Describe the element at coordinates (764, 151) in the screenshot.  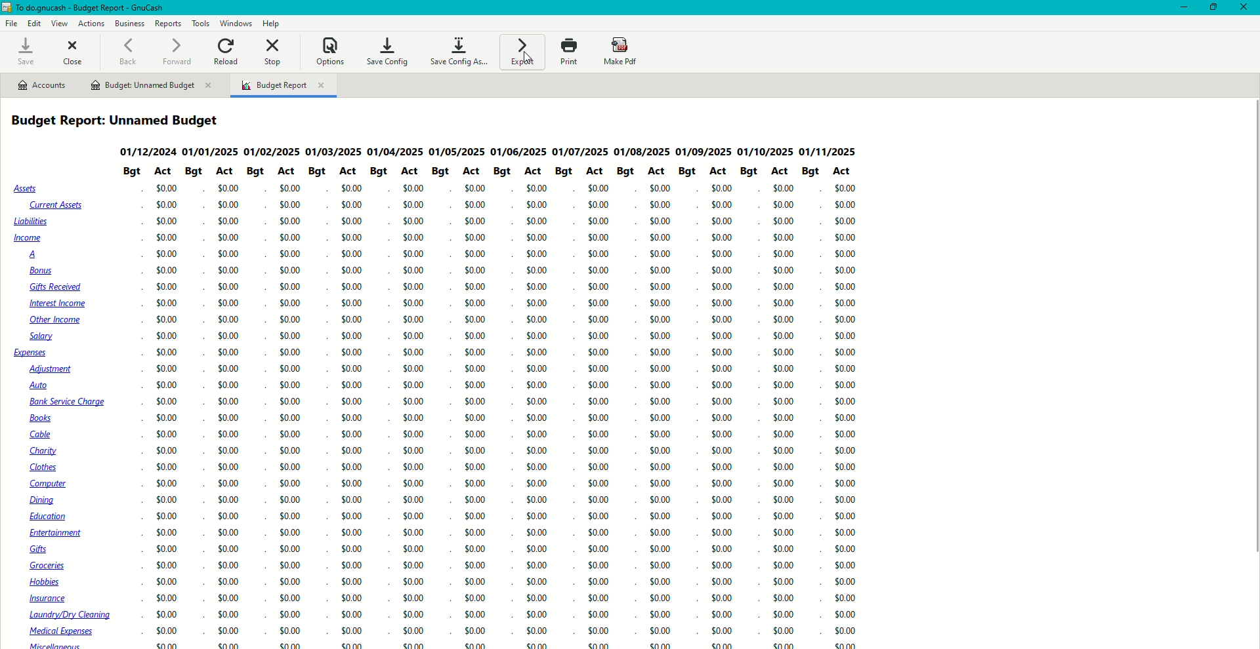
I see `01/10/2025` at that location.